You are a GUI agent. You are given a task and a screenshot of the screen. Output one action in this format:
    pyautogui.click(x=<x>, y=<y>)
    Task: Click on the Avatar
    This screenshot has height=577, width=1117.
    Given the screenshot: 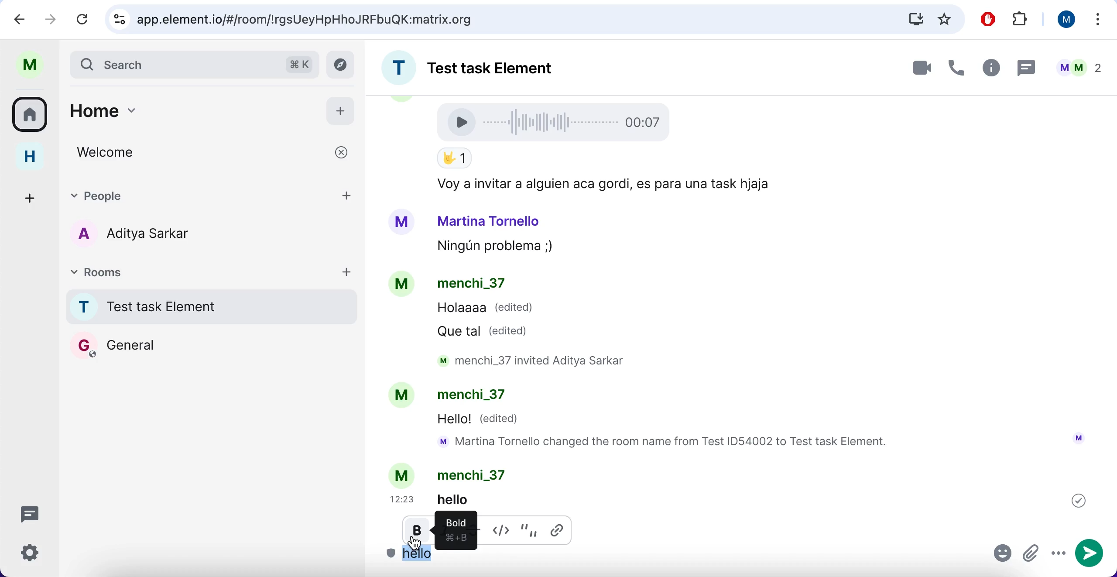 What is the action you would take?
    pyautogui.click(x=401, y=222)
    